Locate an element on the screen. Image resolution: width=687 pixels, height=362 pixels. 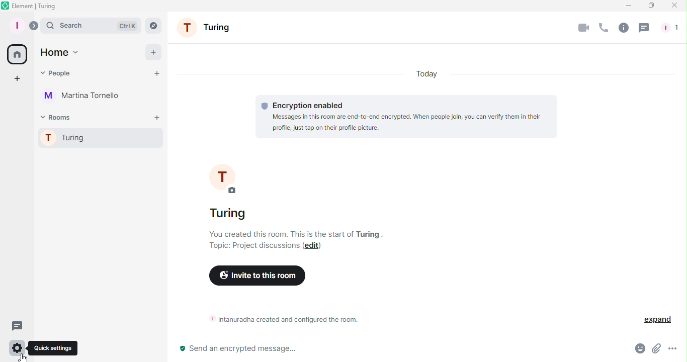
Quick Settings is located at coordinates (17, 349).